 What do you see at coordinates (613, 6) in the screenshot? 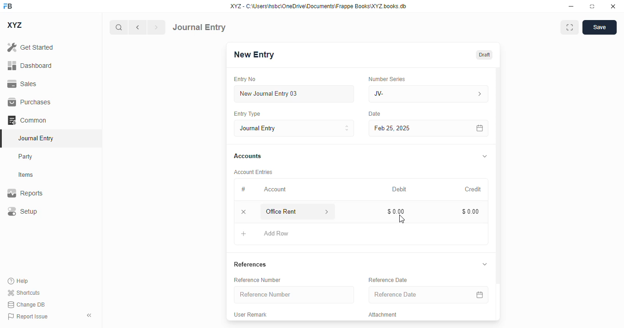
I see `close` at bounding box center [613, 6].